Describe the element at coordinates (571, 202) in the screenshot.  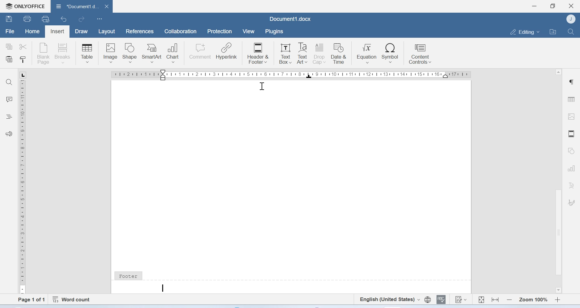
I see `Signature` at that location.